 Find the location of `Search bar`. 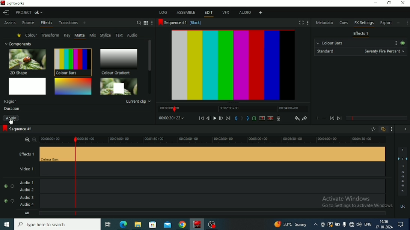

Search bar is located at coordinates (59, 224).